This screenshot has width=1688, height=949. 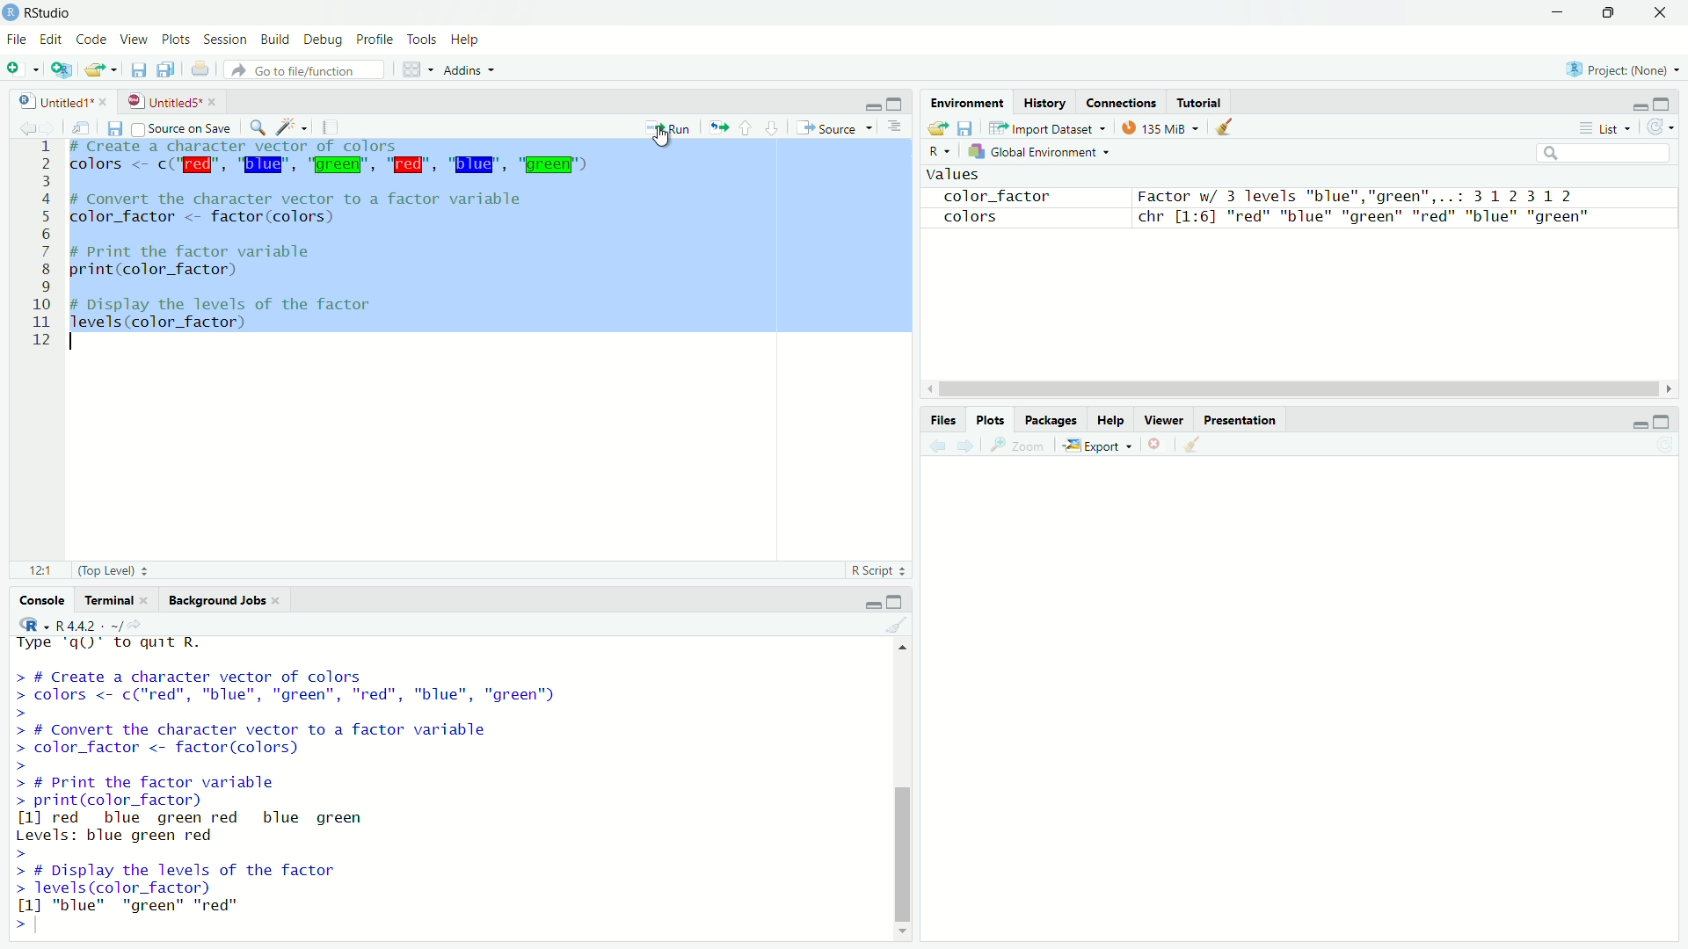 What do you see at coordinates (44, 928) in the screenshot?
I see `typing cursor` at bounding box center [44, 928].